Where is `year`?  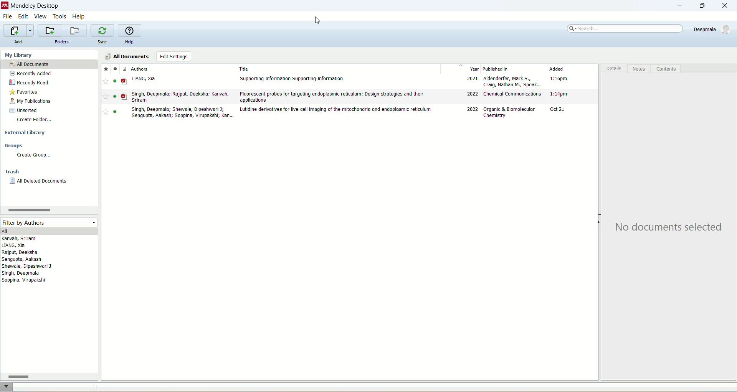 year is located at coordinates (460, 69).